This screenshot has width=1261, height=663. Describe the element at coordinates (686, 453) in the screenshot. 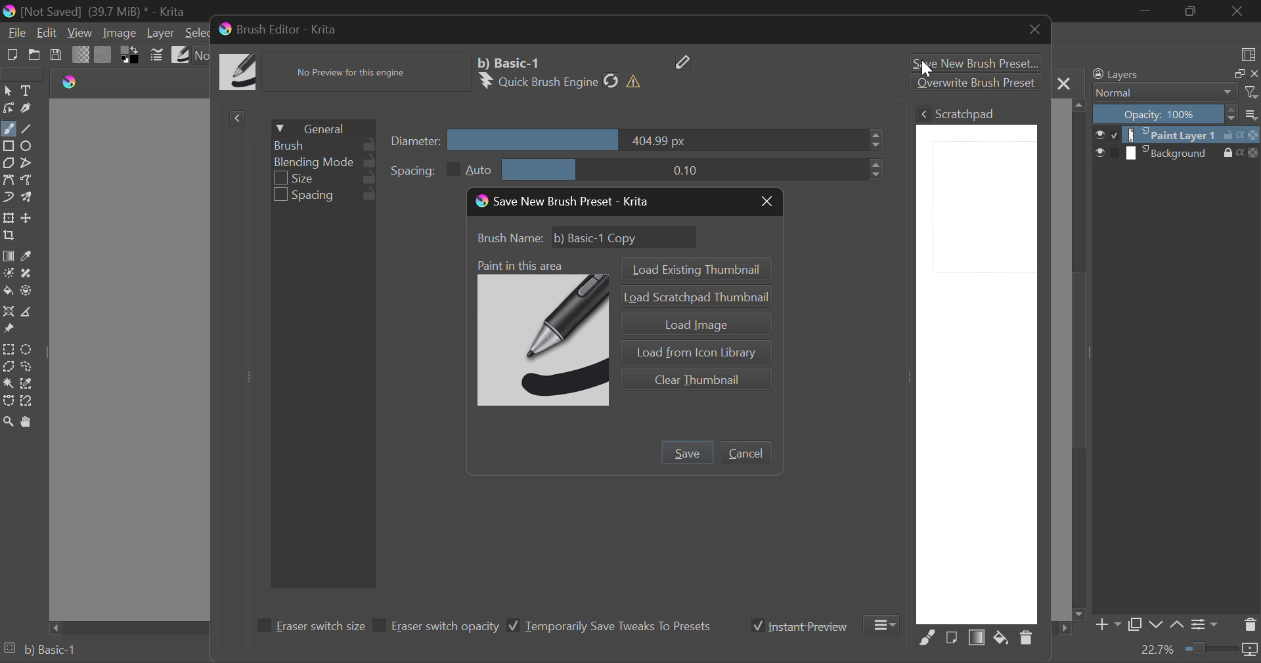

I see `Press Enter to Save` at that location.